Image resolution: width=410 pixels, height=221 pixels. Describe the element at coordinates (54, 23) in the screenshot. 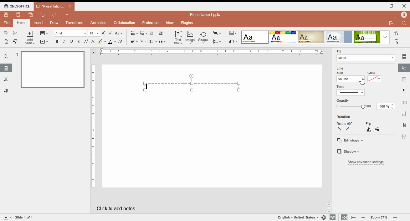

I see `draw` at that location.